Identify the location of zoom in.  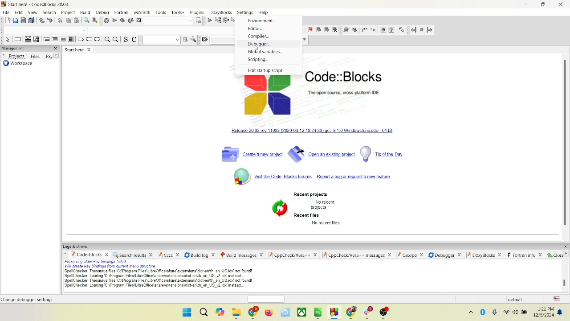
(107, 40).